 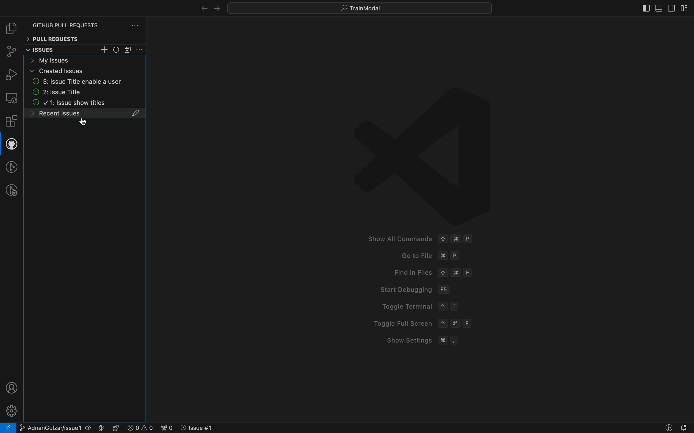 I want to click on github pull request and issues, so click(x=11, y=145).